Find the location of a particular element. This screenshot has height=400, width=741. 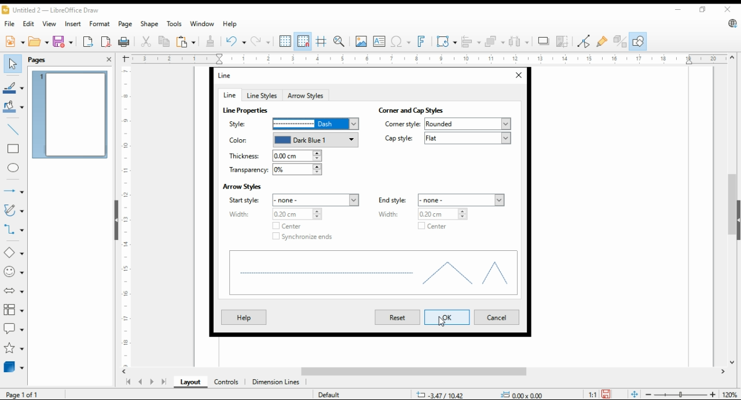

last page is located at coordinates (163, 383).